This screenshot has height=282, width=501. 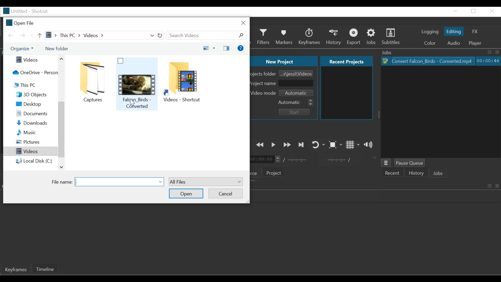 I want to click on Jobs, so click(x=371, y=37).